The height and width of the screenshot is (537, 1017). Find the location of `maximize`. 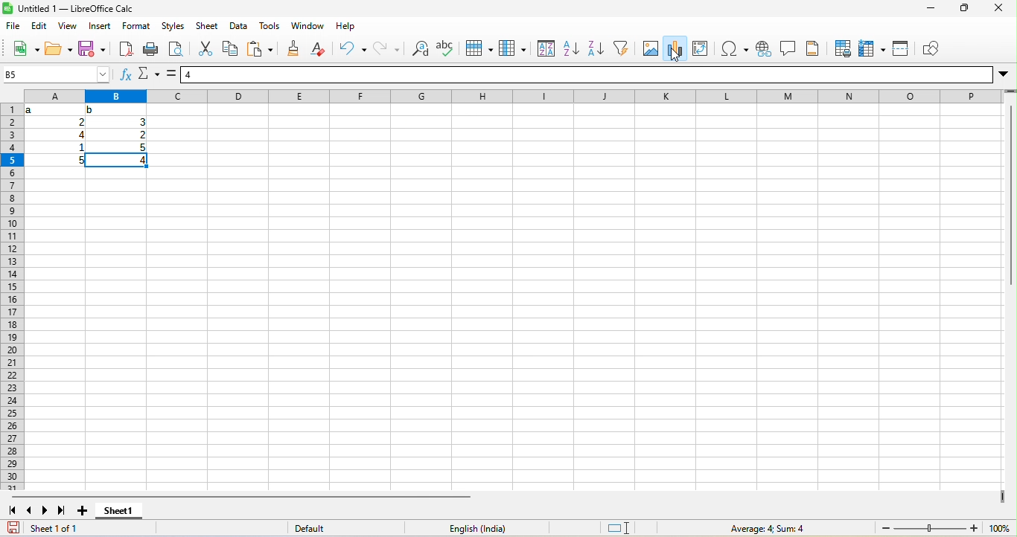

maximize is located at coordinates (964, 7).